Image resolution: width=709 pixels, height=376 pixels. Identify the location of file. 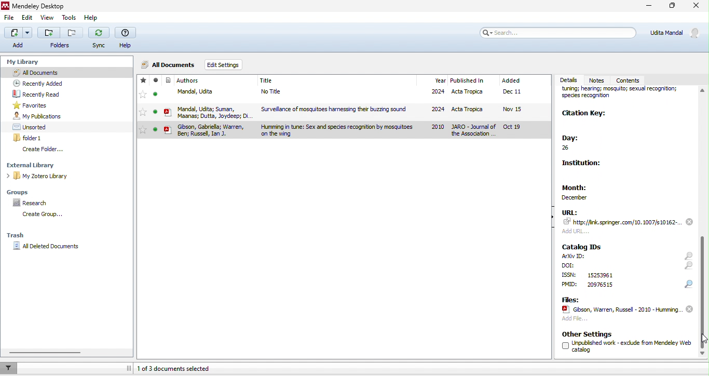
(363, 93).